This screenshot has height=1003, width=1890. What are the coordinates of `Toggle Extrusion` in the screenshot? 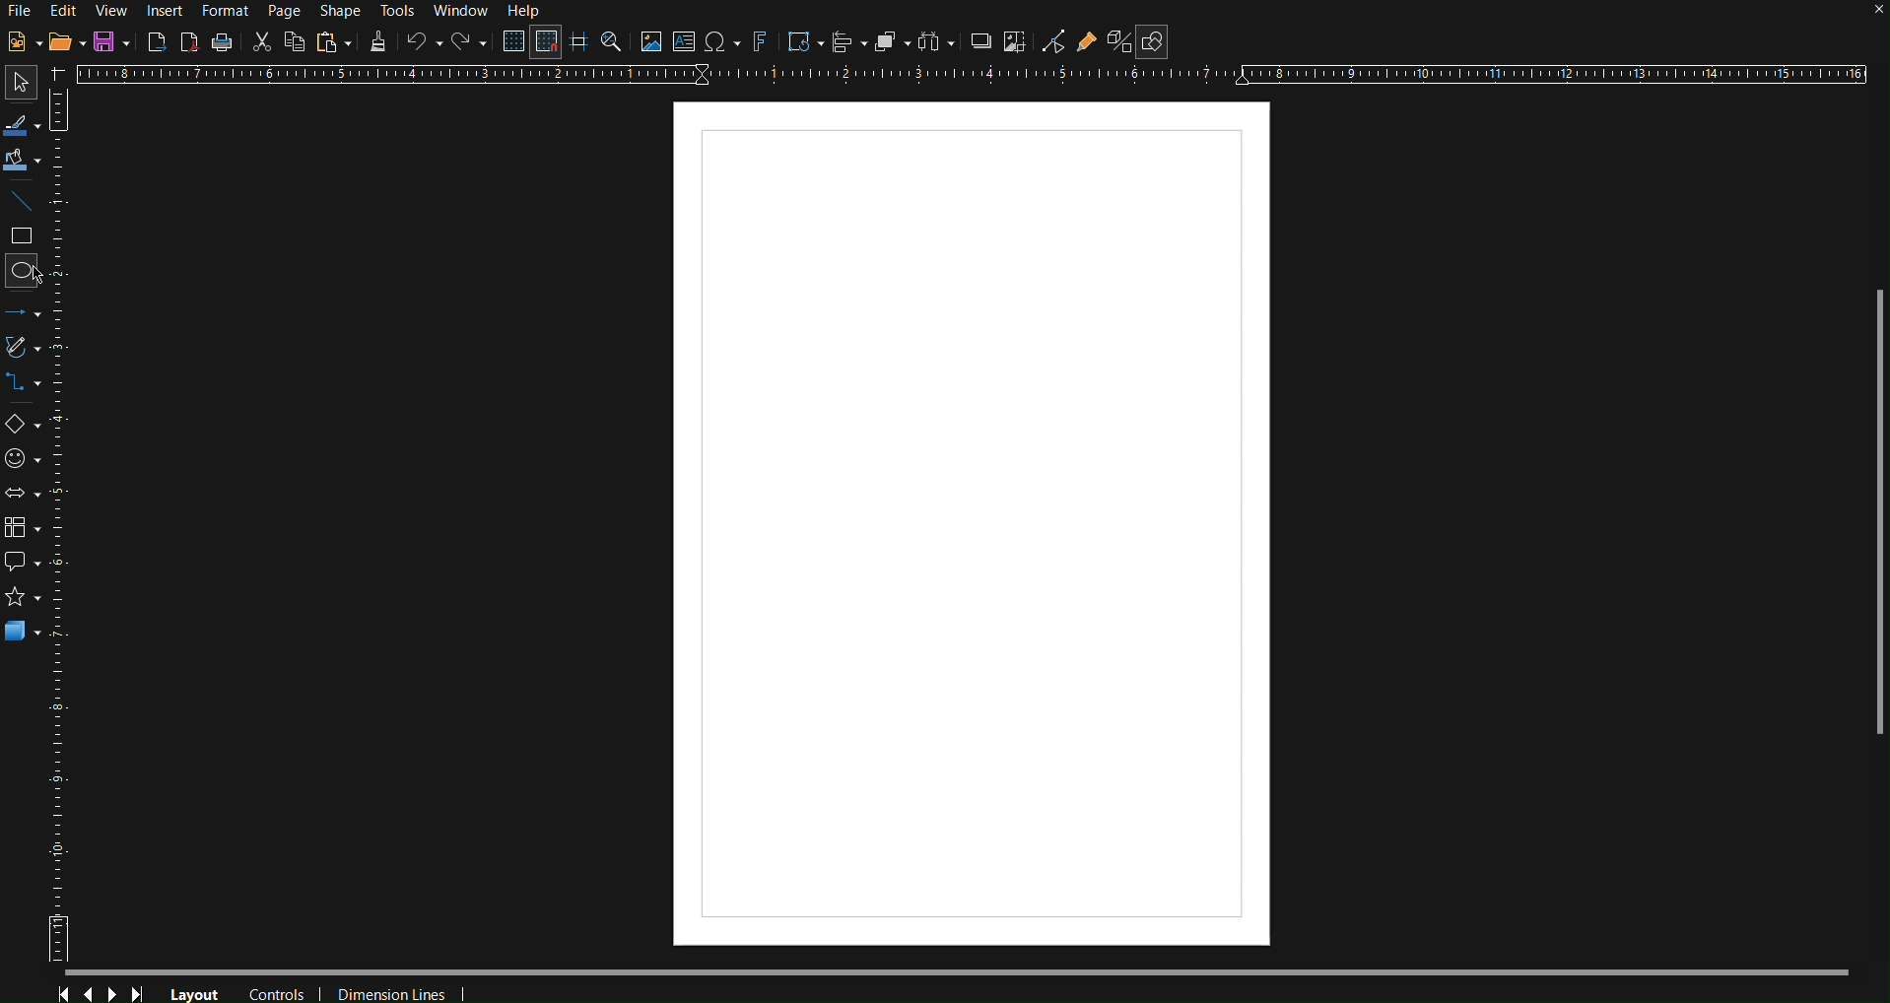 It's located at (1116, 44).